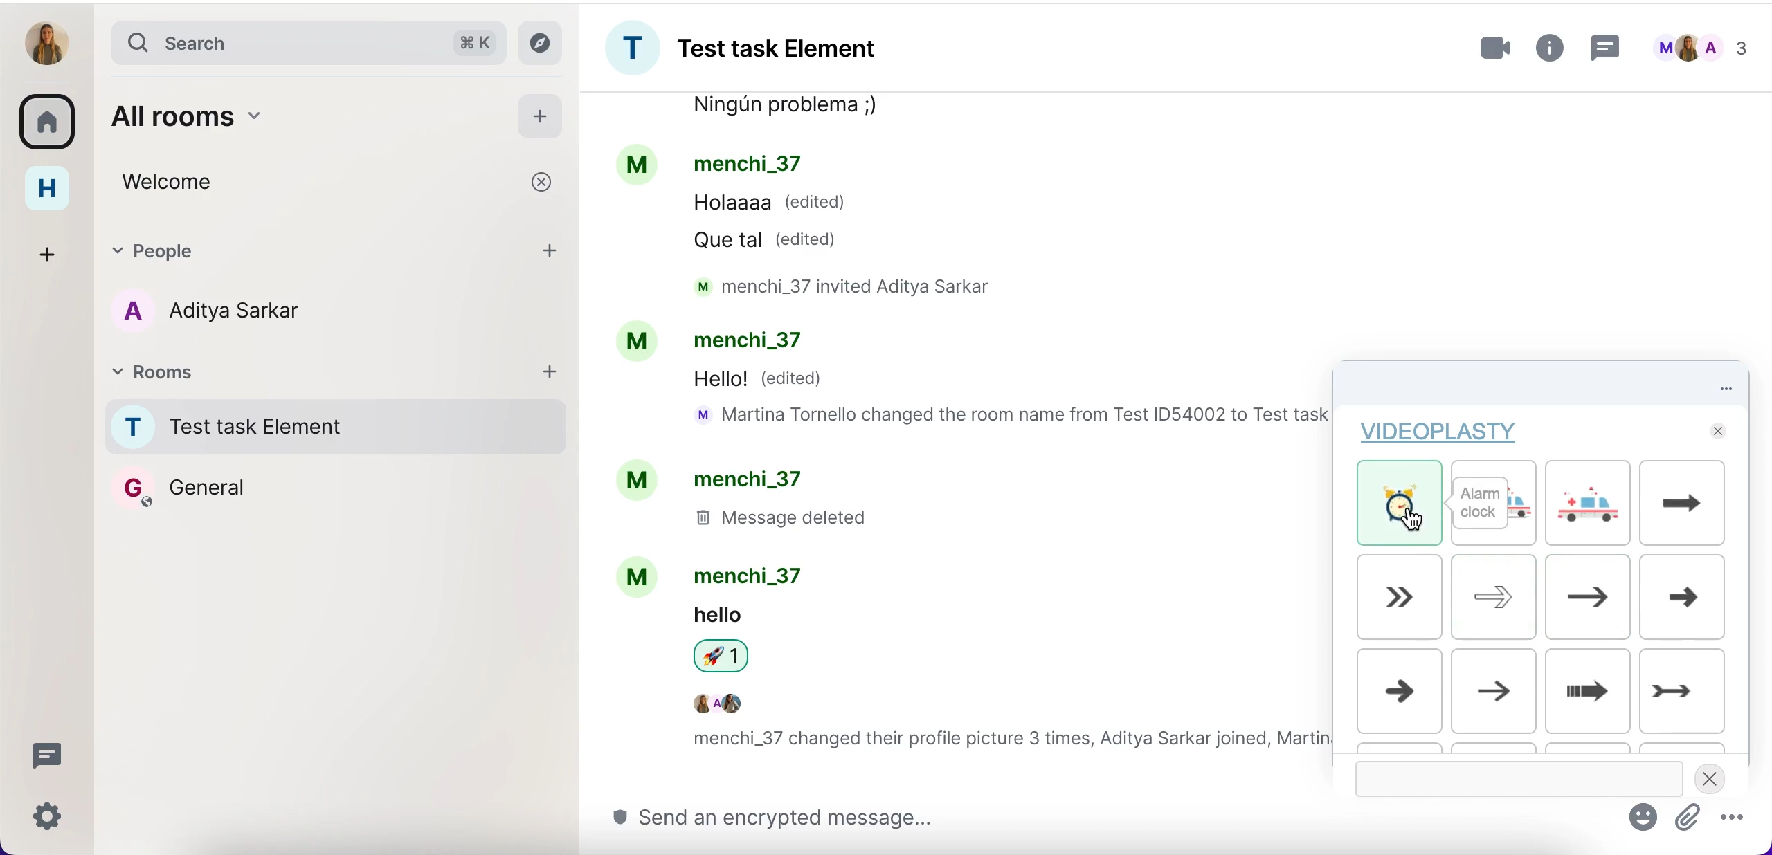 This screenshot has height=855, width=1772. I want to click on cancel, so click(543, 185).